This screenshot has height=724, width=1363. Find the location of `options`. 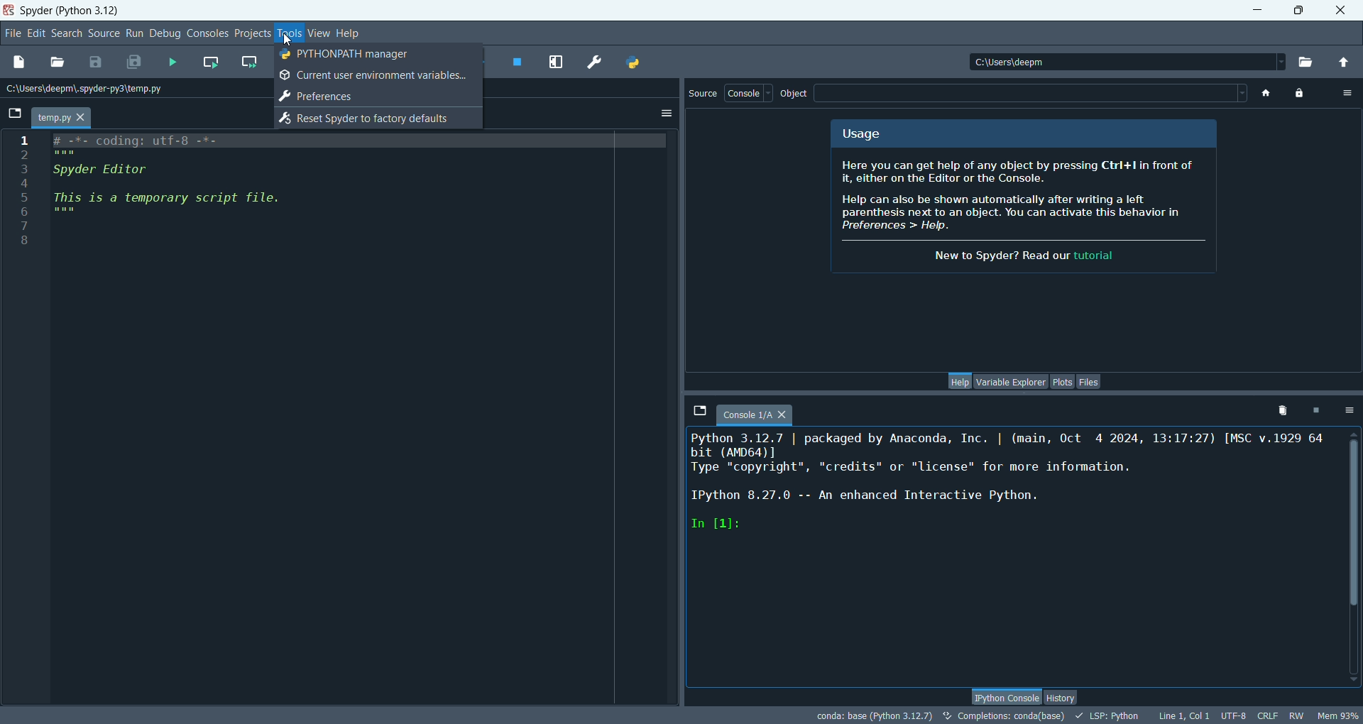

options is located at coordinates (667, 115).